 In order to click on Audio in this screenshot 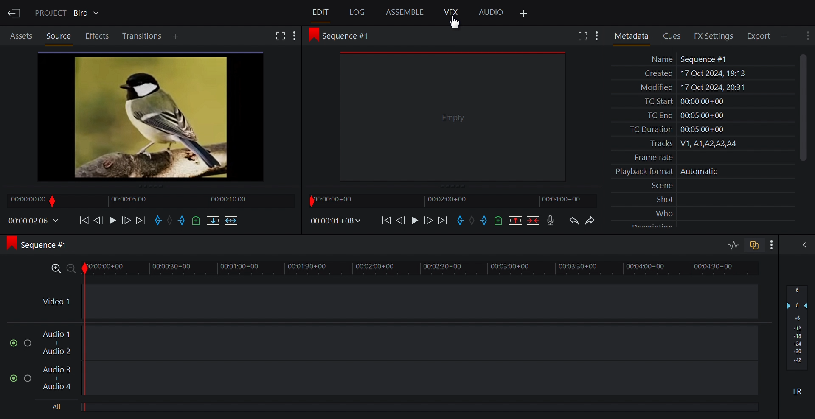, I will do `click(491, 11)`.